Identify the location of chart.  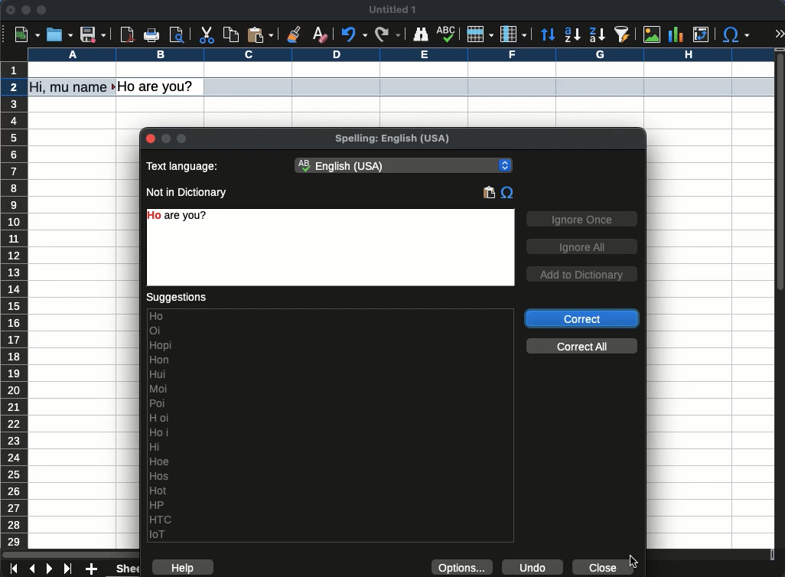
(675, 34).